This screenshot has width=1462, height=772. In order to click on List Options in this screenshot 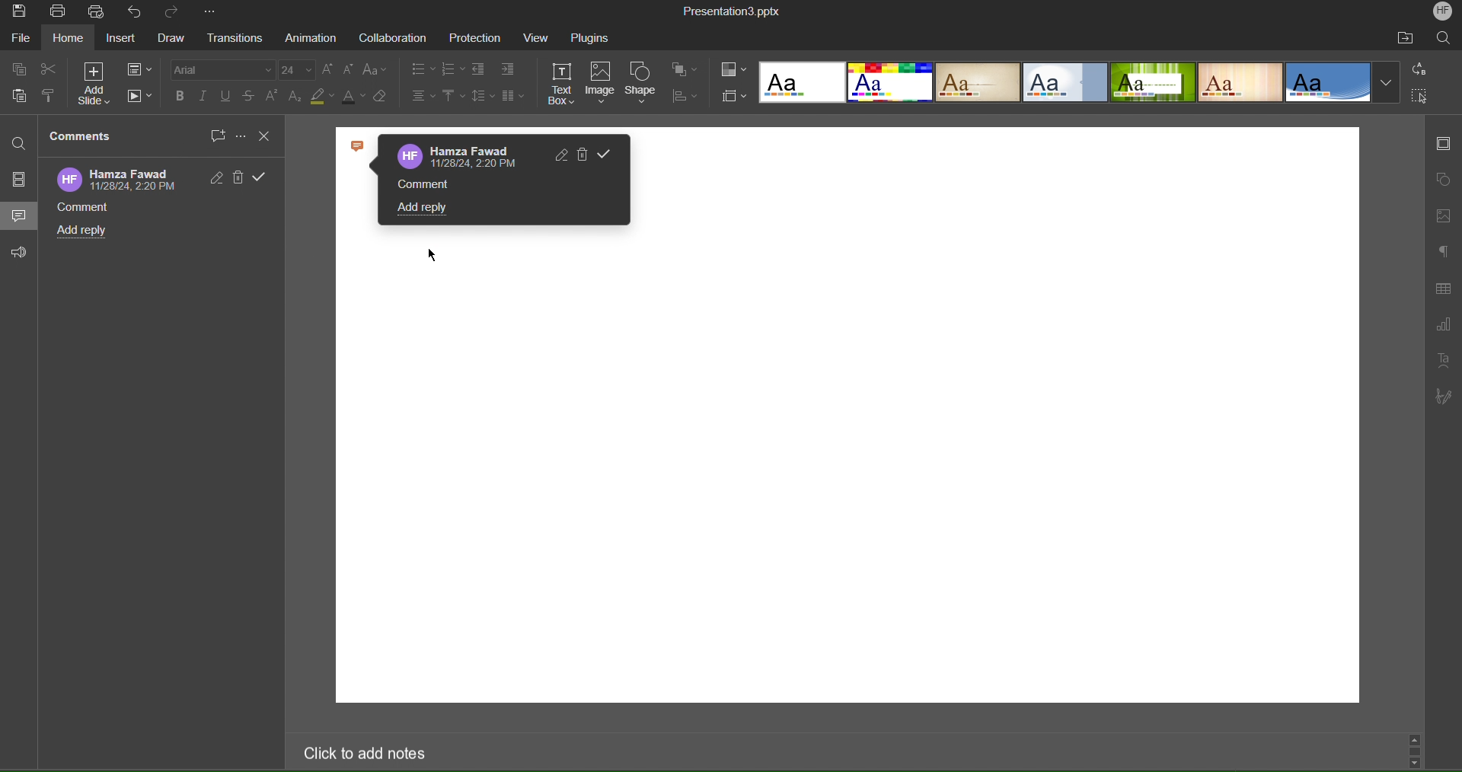, I will do `click(421, 69)`.